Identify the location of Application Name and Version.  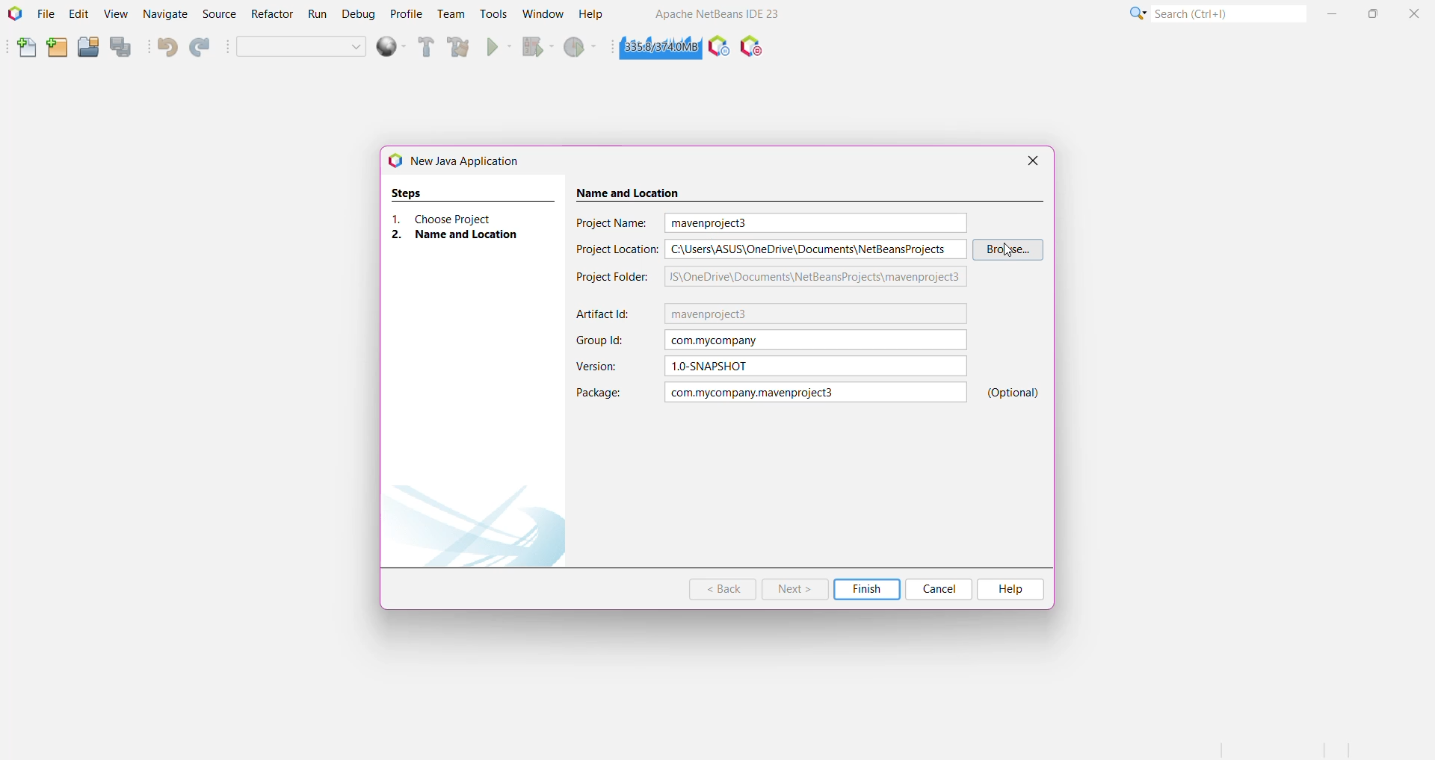
(720, 15).